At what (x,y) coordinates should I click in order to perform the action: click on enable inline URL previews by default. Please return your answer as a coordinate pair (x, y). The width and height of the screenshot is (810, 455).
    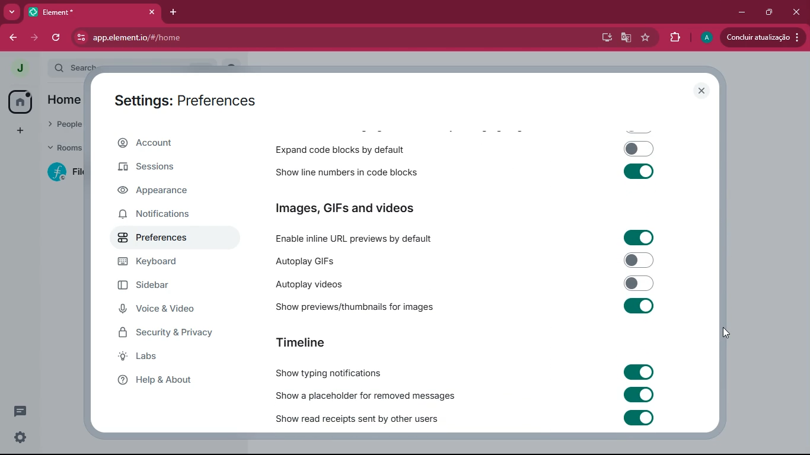
    Looking at the image, I should click on (372, 238).